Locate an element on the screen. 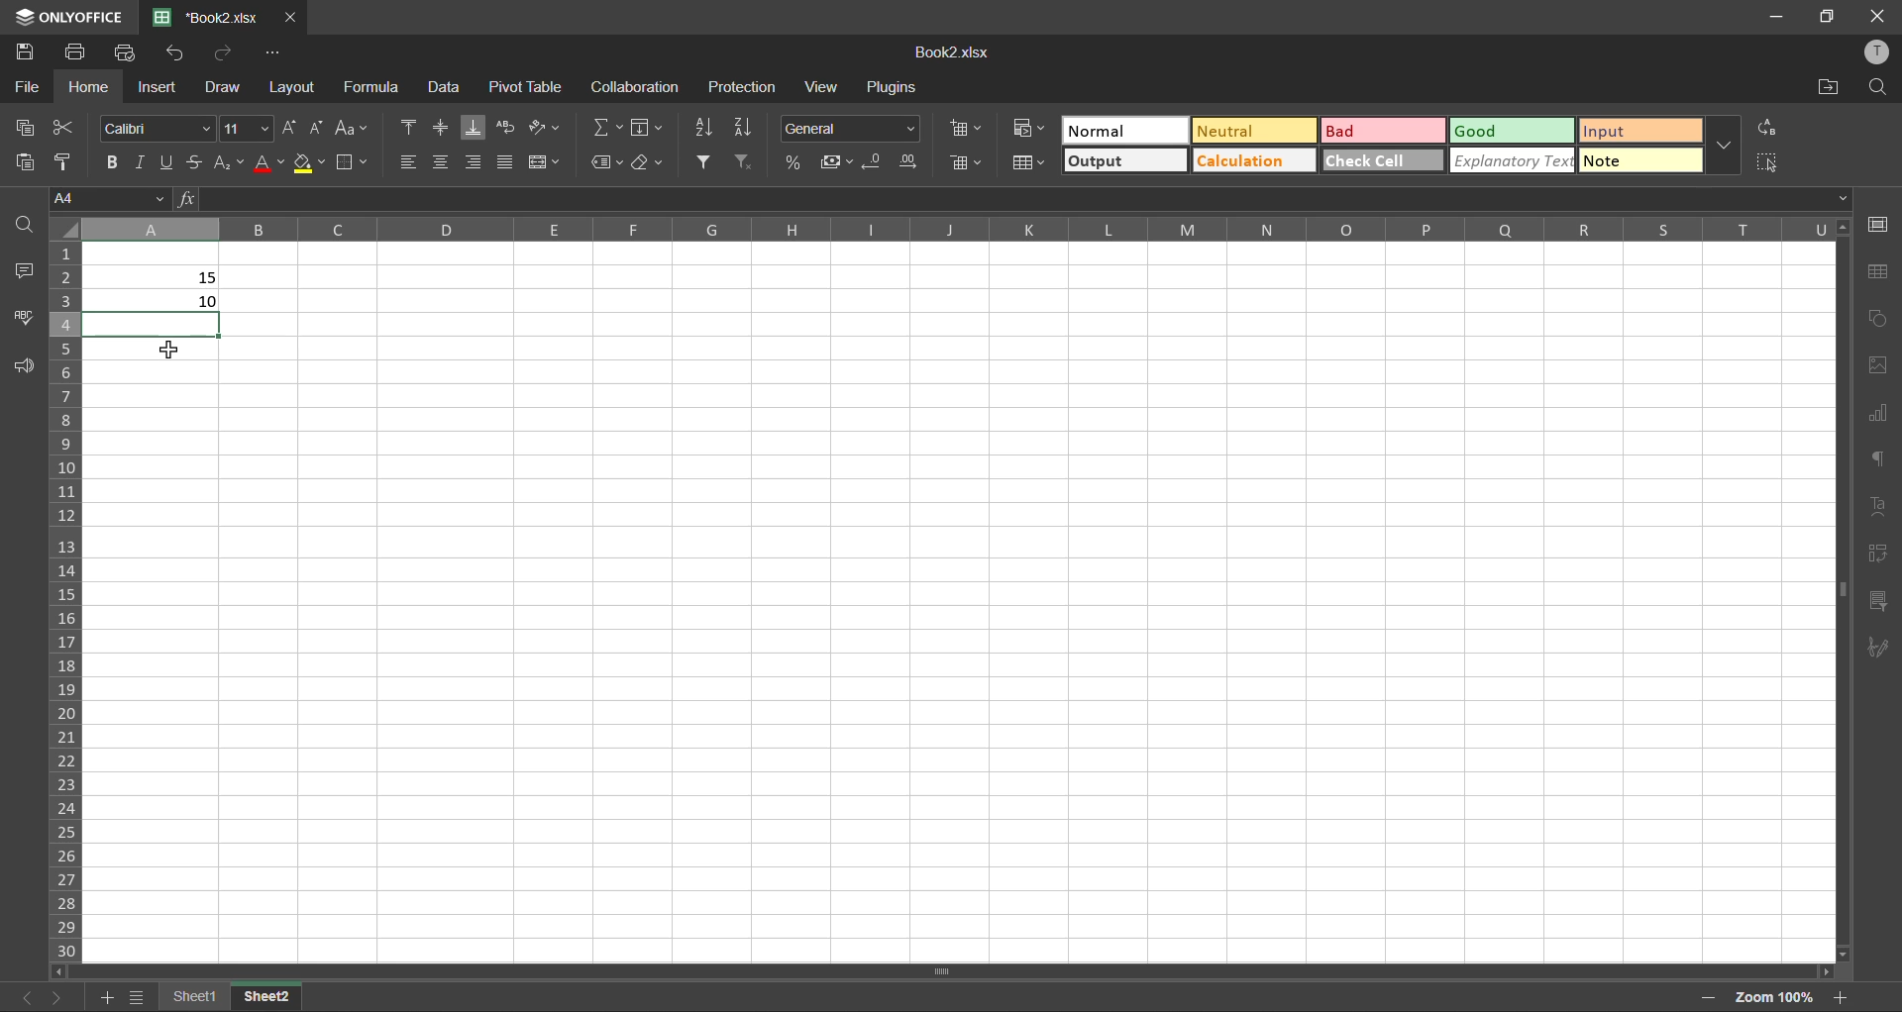 This screenshot has width=1902, height=1012. delete cells is located at coordinates (964, 161).